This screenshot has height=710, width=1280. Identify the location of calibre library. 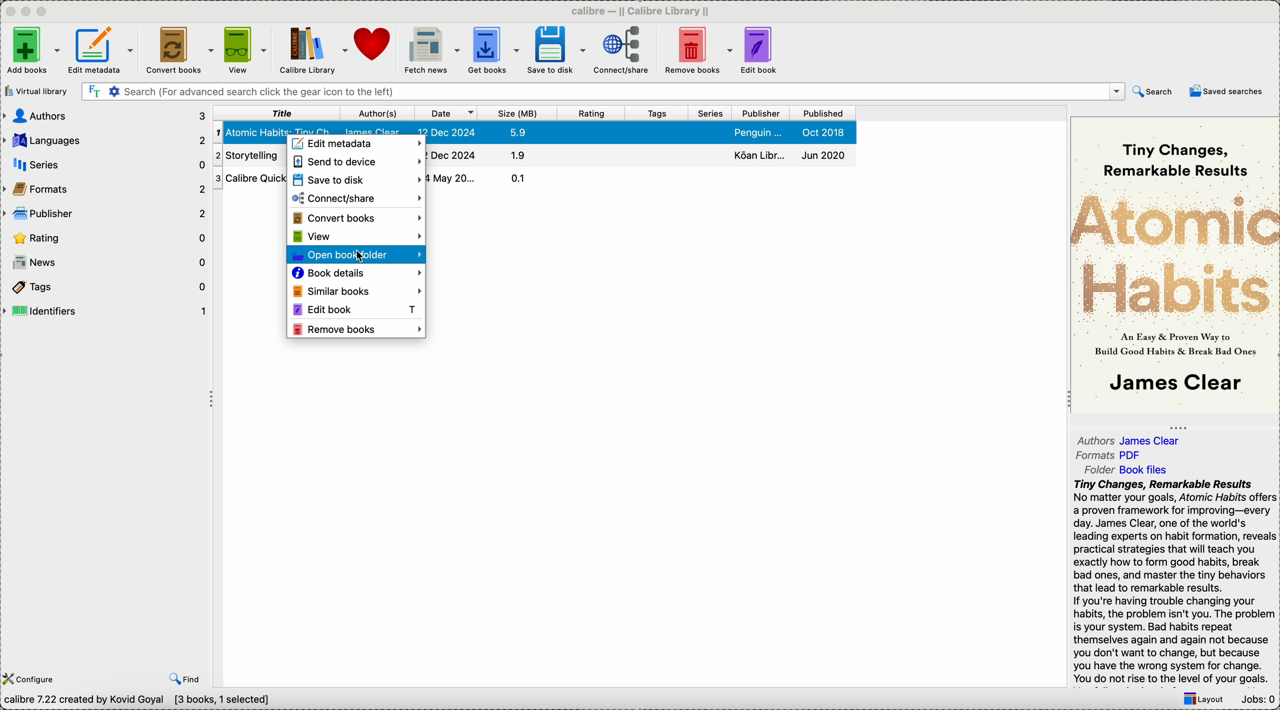
(314, 52).